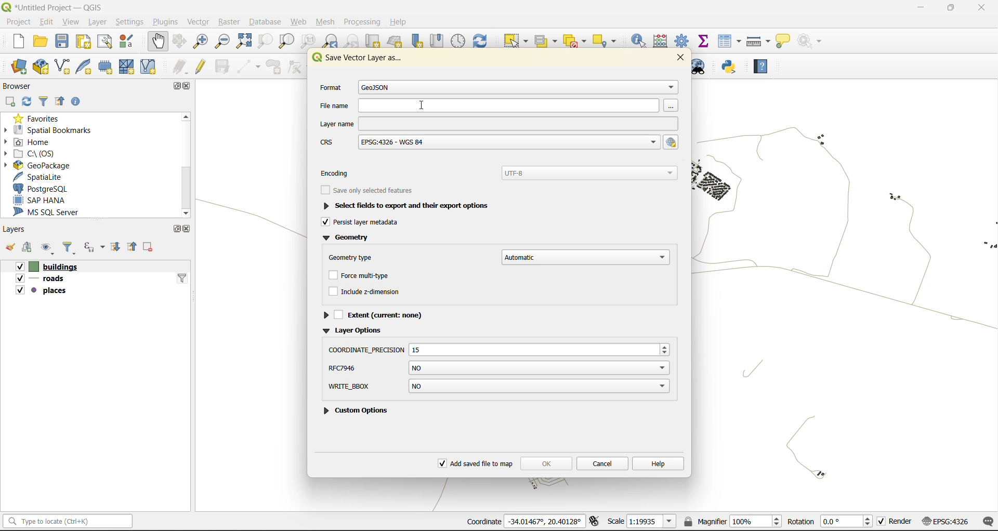 The height and width of the screenshot is (531, 998). Describe the element at coordinates (498, 368) in the screenshot. I see `shpt` at that location.